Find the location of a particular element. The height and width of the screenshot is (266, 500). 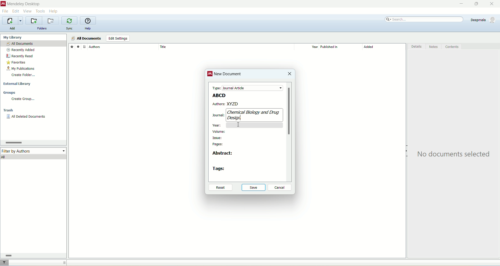

close is located at coordinates (289, 74).